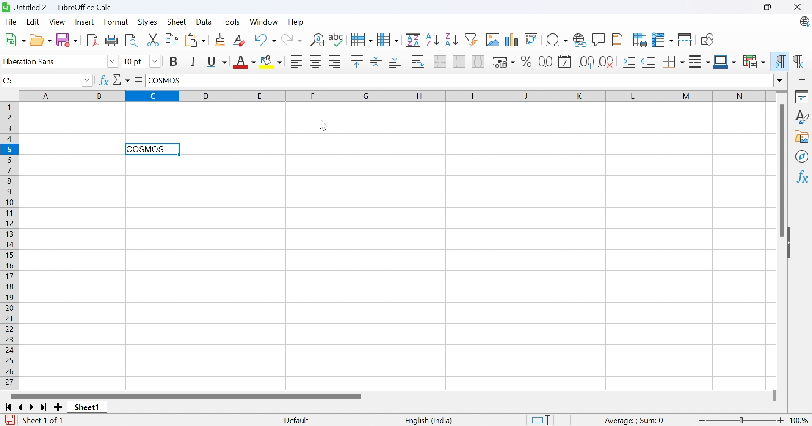 This screenshot has width=812, height=426. I want to click on Export as PDF, so click(92, 41).